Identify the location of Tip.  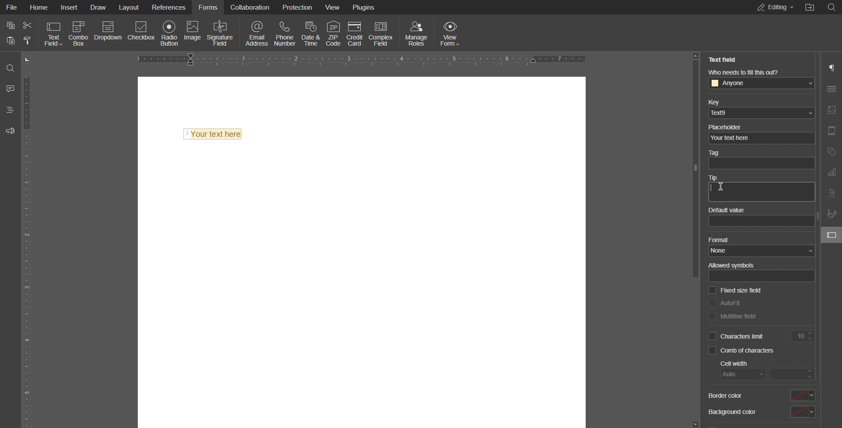
(717, 175).